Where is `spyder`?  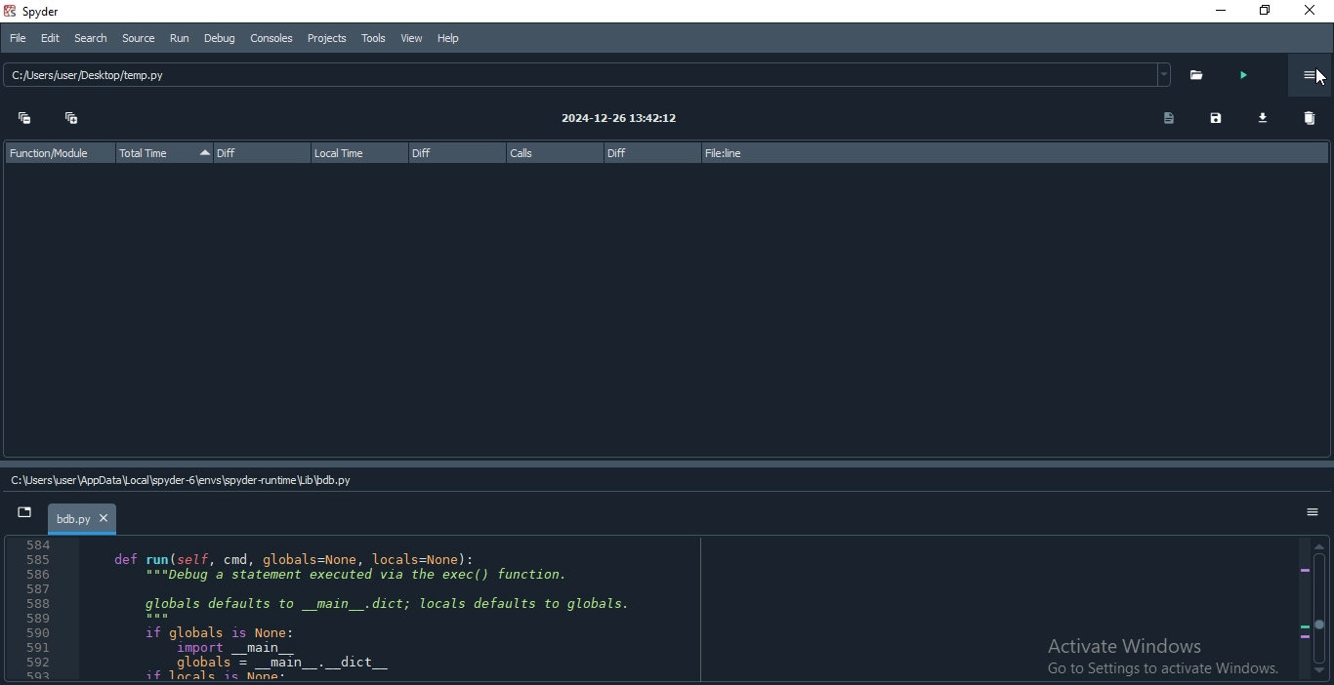 spyder is located at coordinates (45, 11).